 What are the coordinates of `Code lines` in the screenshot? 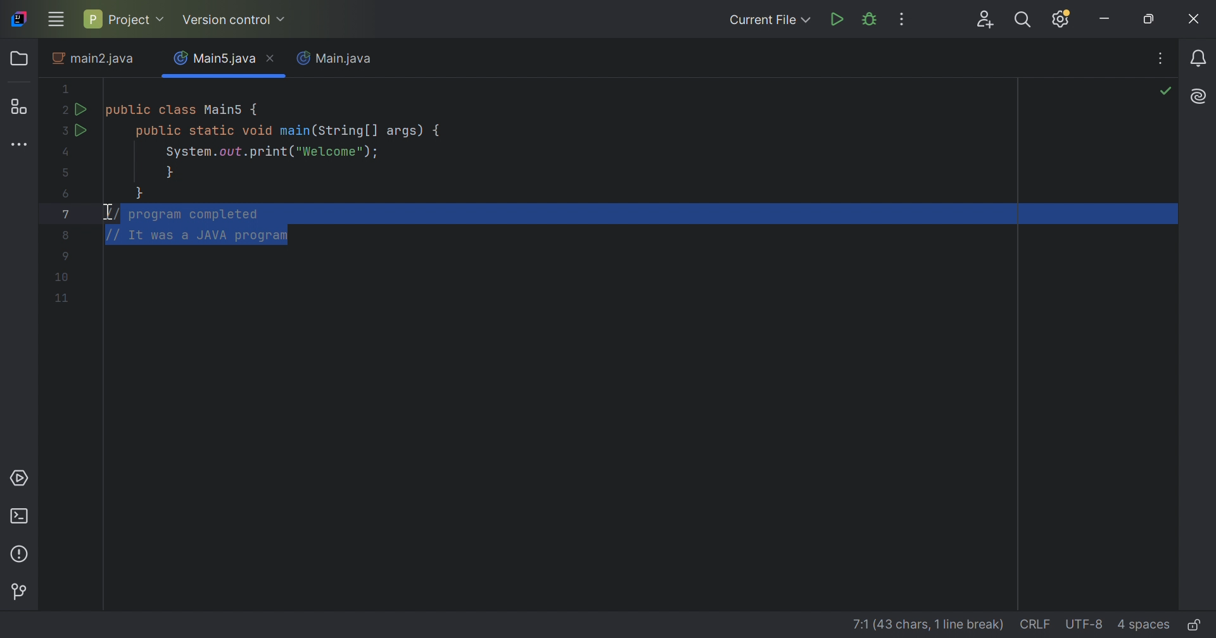 It's located at (61, 278).